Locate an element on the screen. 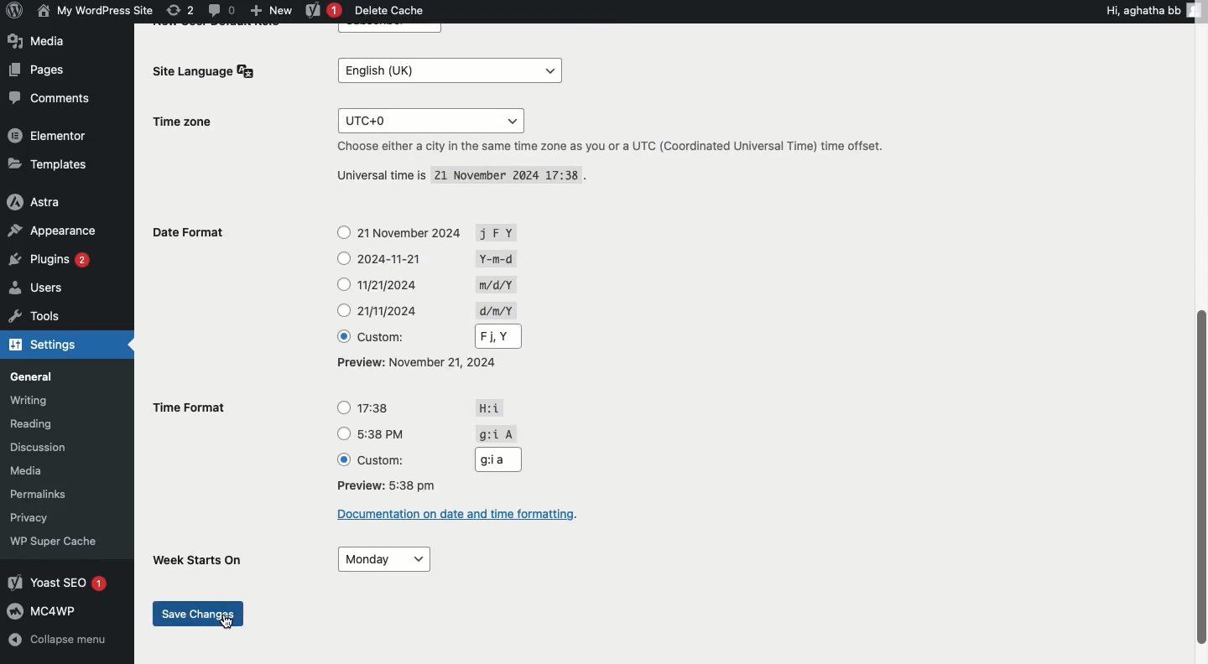 This screenshot has width=1208, height=664. Media is located at coordinates (39, 40).